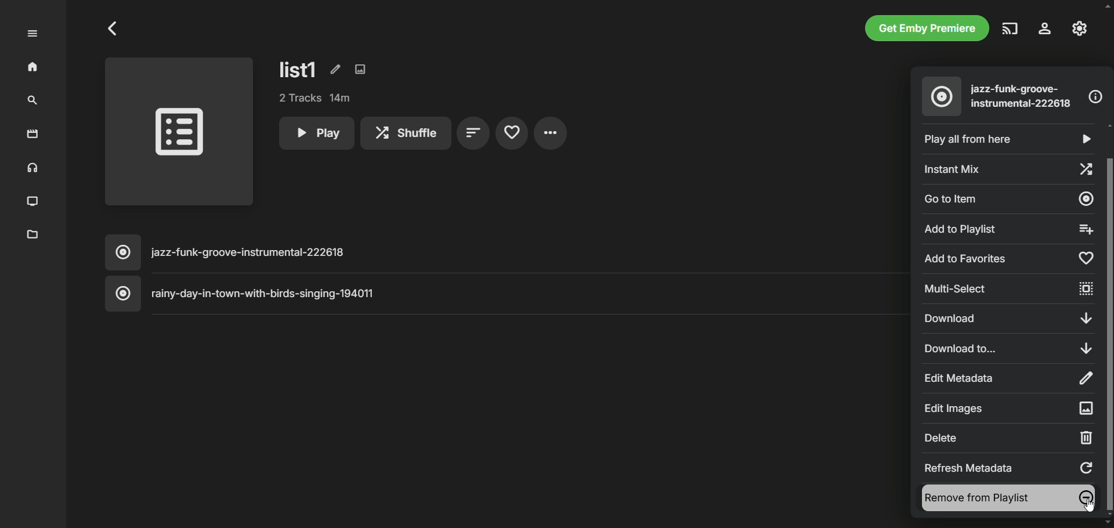  What do you see at coordinates (34, 67) in the screenshot?
I see `home` at bounding box center [34, 67].